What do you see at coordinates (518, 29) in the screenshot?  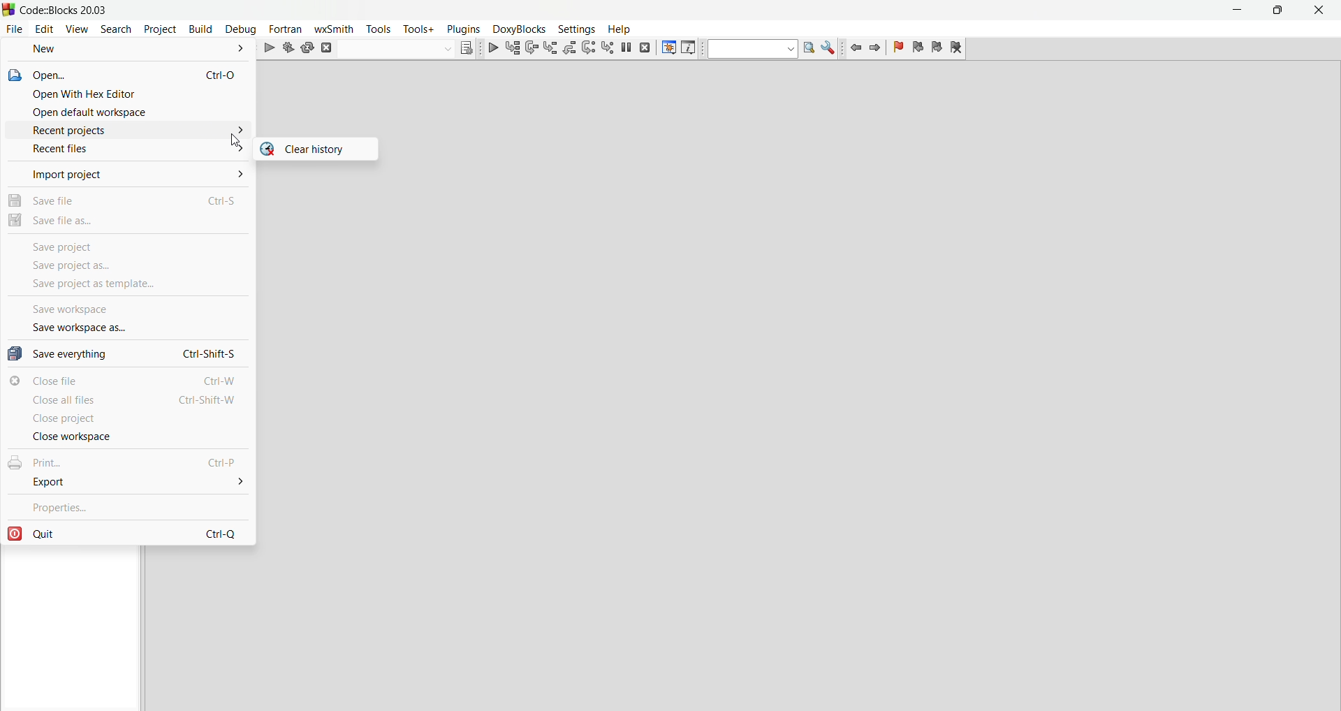 I see `` at bounding box center [518, 29].